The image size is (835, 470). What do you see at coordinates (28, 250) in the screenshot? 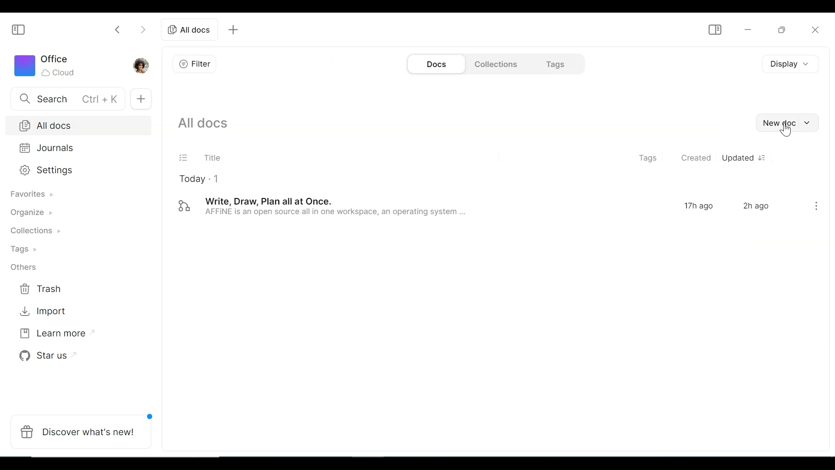
I see `Tags` at bounding box center [28, 250].